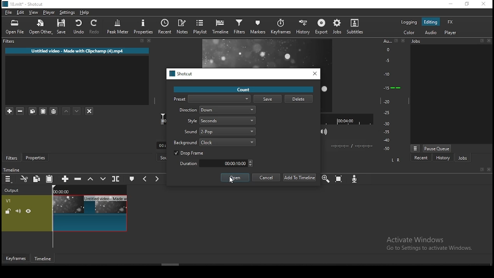  I want to click on Timeline, so click(42, 258).